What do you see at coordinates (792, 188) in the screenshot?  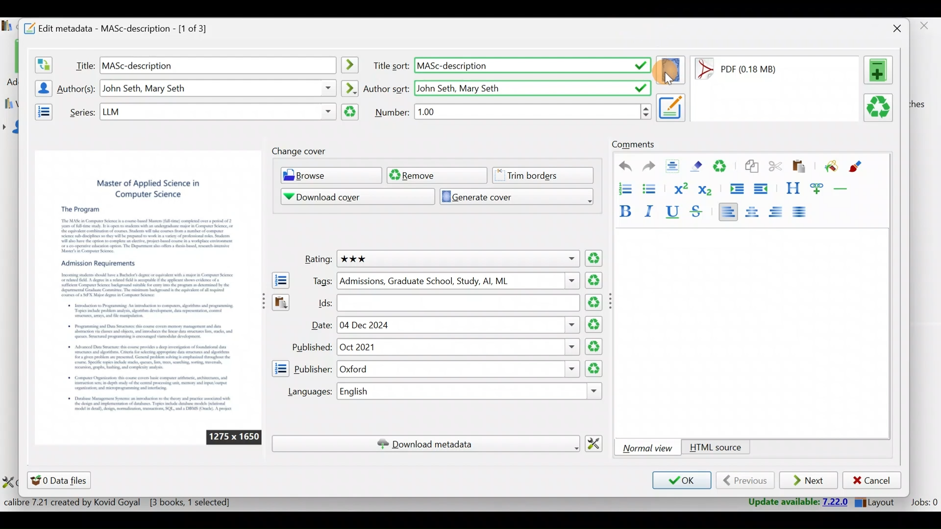 I see `Style` at bounding box center [792, 188].